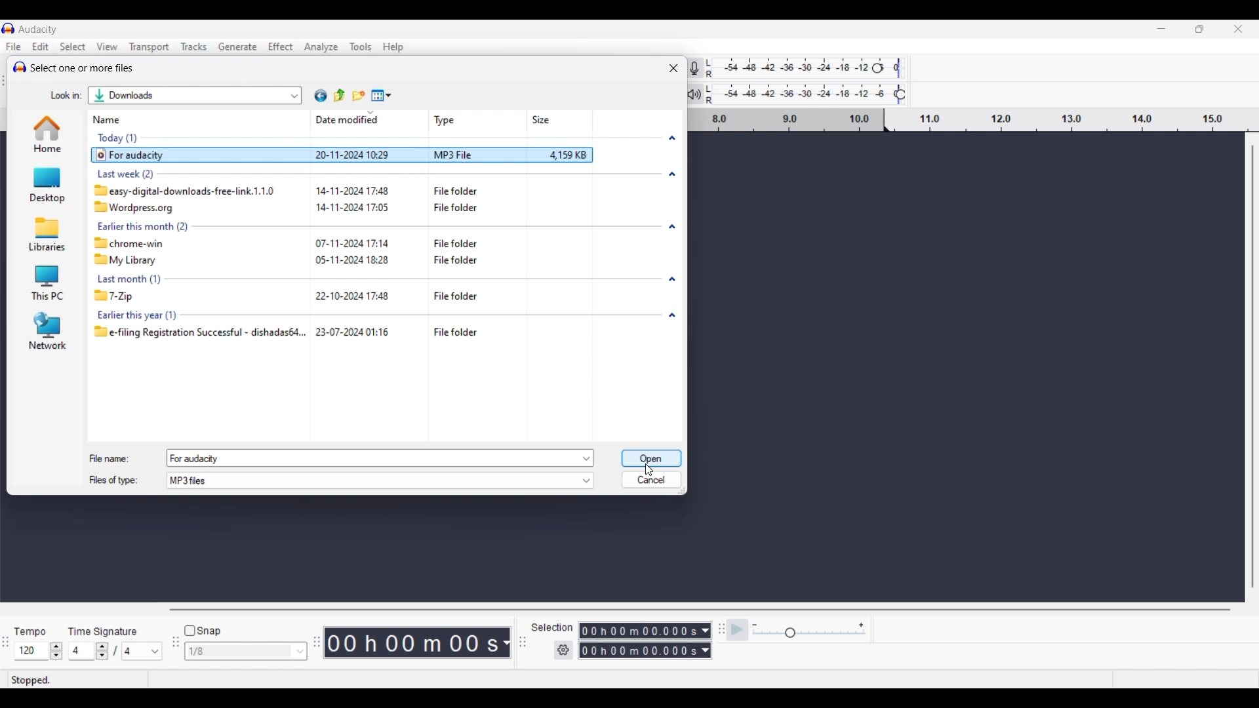  Describe the element at coordinates (738, 630) in the screenshot. I see `Play-at-speed/Play-at-speed once` at that location.